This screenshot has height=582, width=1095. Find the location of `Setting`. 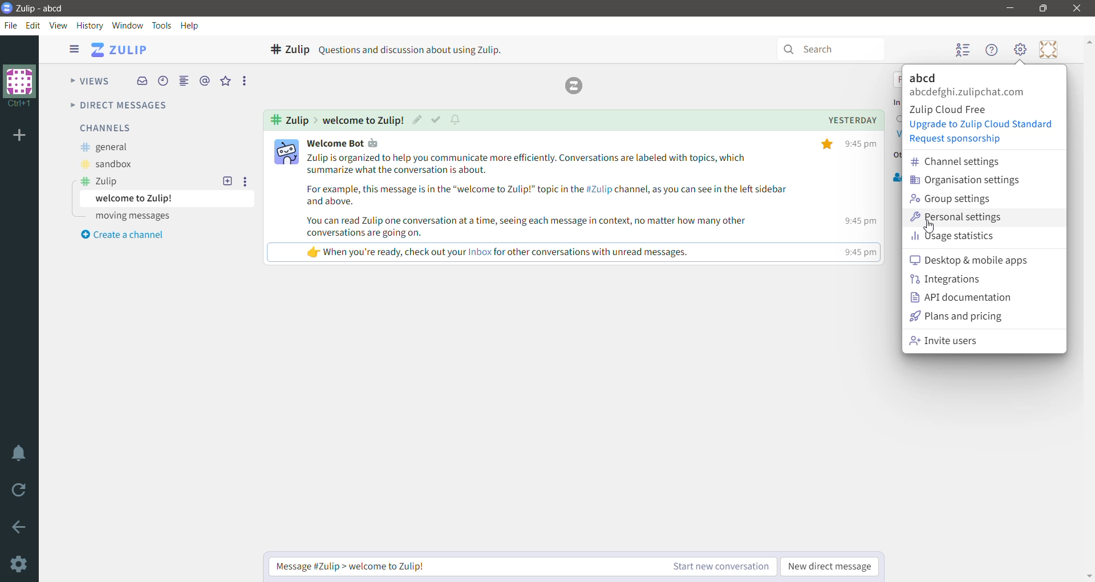

Setting is located at coordinates (1019, 49).